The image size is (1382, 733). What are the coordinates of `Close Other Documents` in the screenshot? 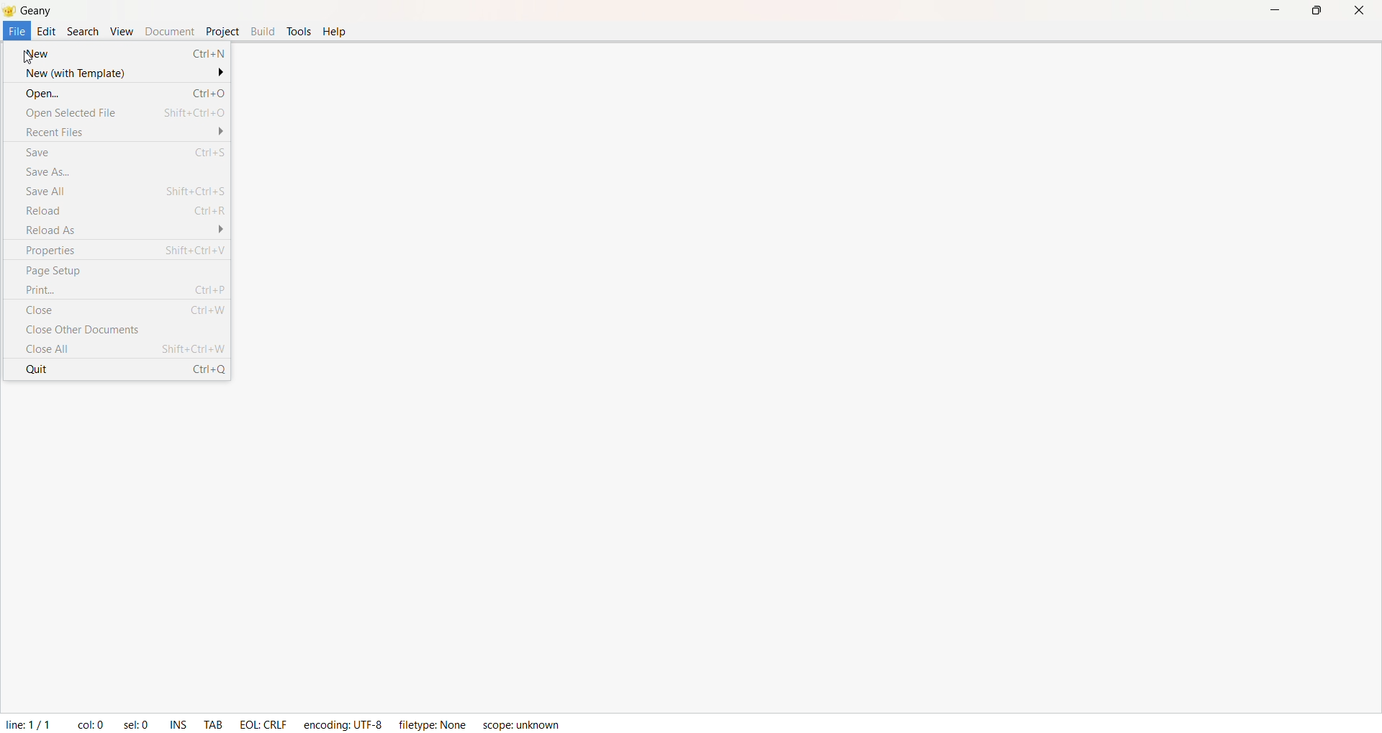 It's located at (120, 330).